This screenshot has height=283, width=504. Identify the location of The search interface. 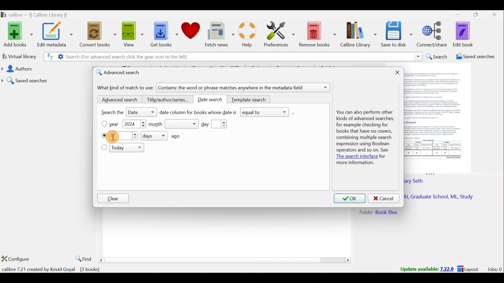
(356, 157).